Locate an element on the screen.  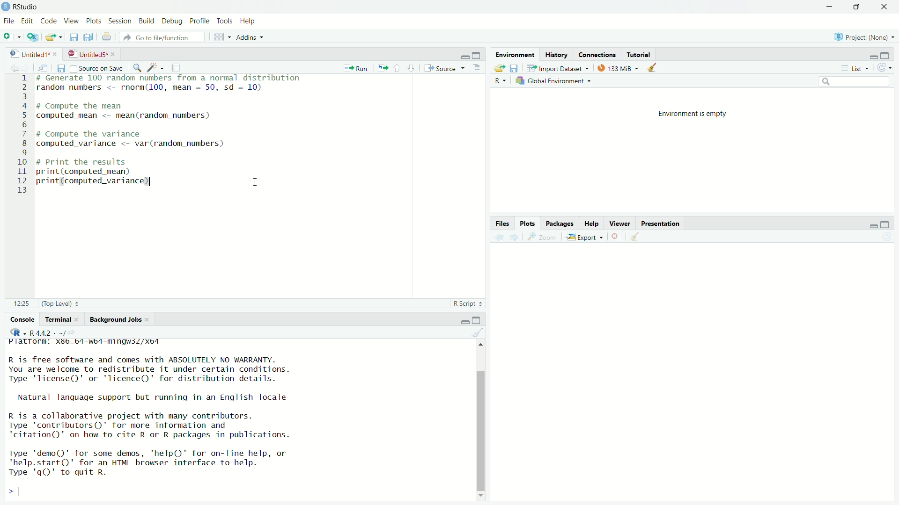
packages is located at coordinates (560, 224).